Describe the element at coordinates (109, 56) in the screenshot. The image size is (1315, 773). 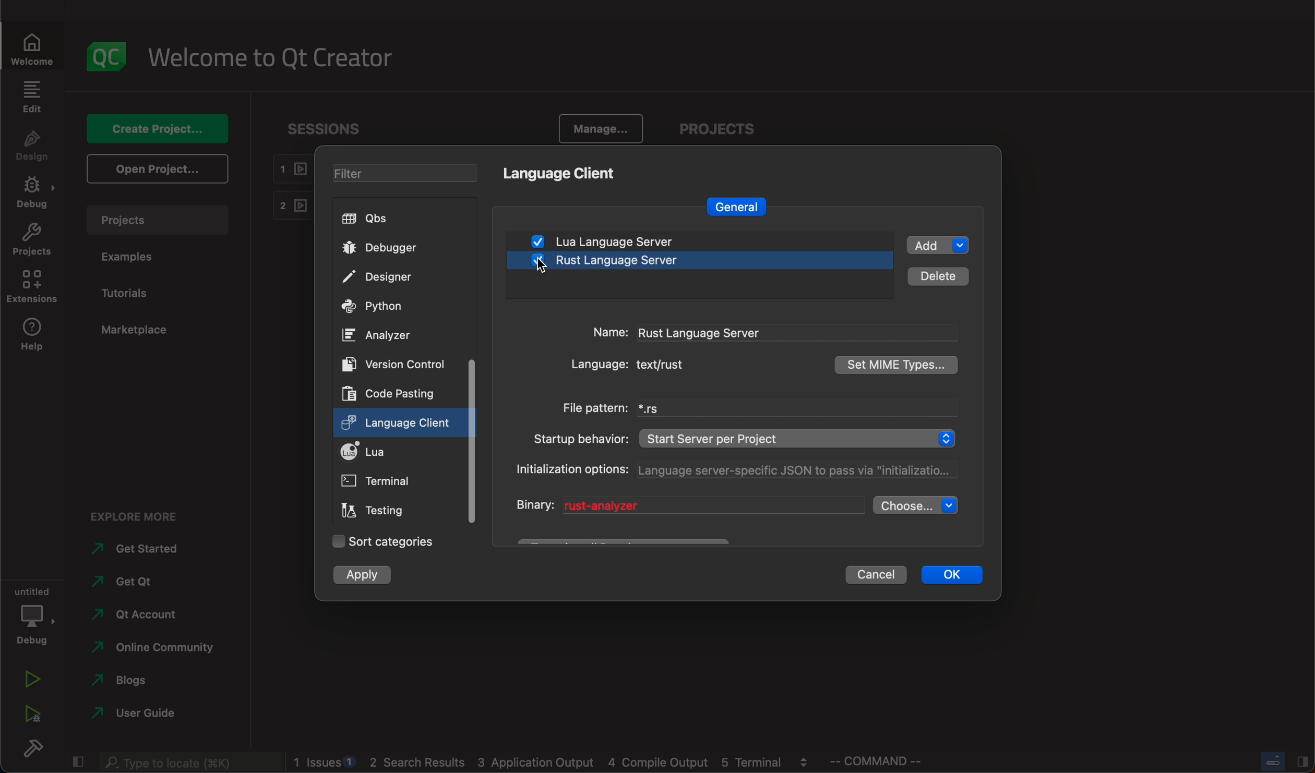
I see `logo` at that location.